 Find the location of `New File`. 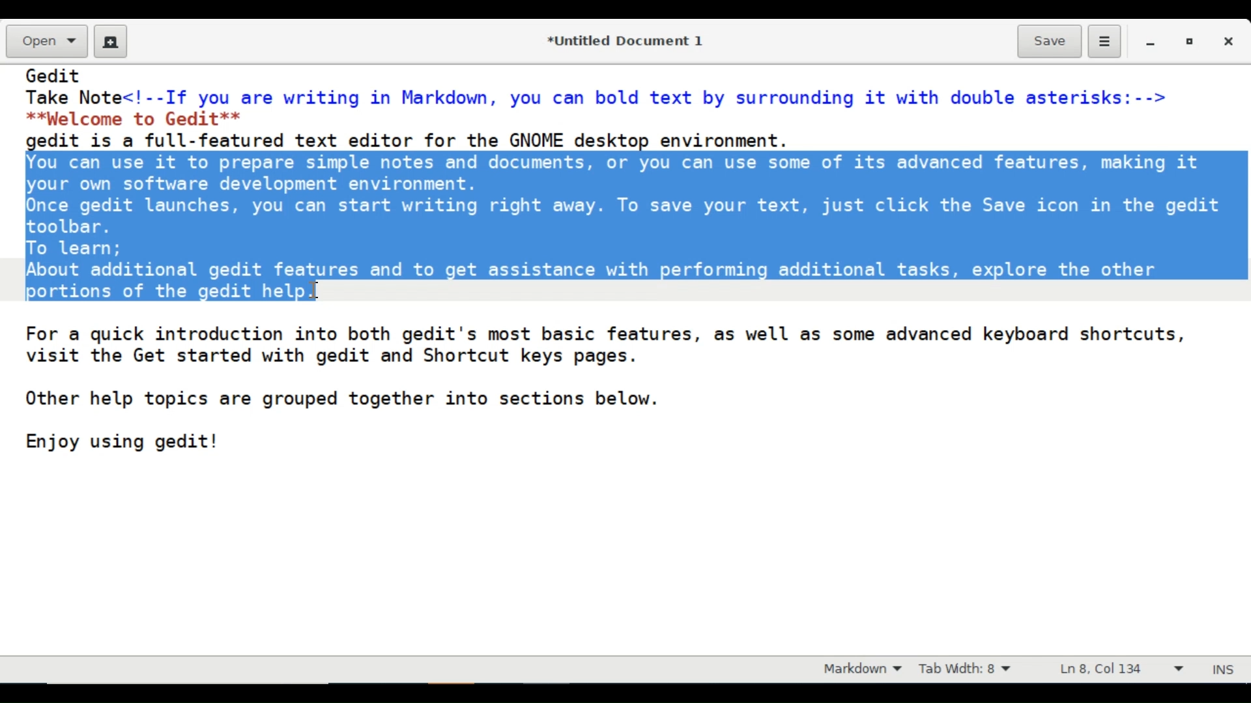

New File is located at coordinates (111, 41).